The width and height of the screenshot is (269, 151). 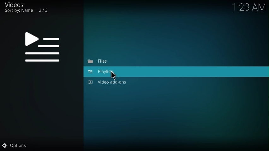 What do you see at coordinates (250, 6) in the screenshot?
I see `time` at bounding box center [250, 6].